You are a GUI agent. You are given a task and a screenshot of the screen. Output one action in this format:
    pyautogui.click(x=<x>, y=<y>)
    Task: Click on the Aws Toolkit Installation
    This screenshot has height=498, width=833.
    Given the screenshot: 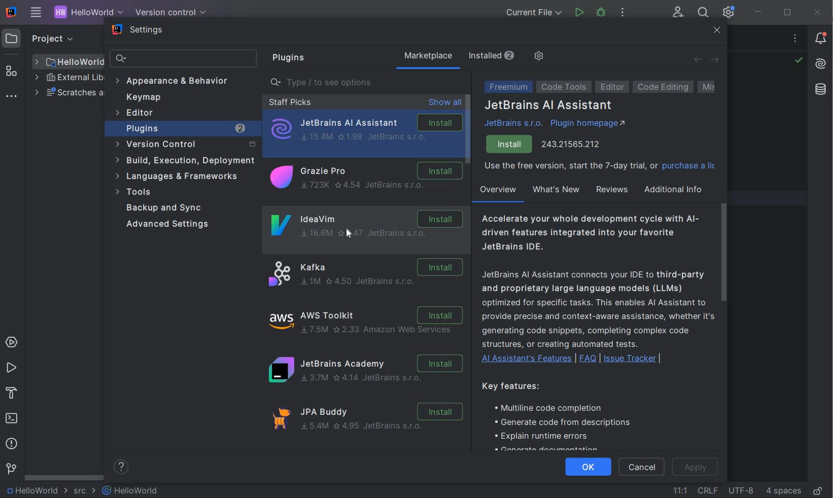 What is the action you would take?
    pyautogui.click(x=367, y=322)
    